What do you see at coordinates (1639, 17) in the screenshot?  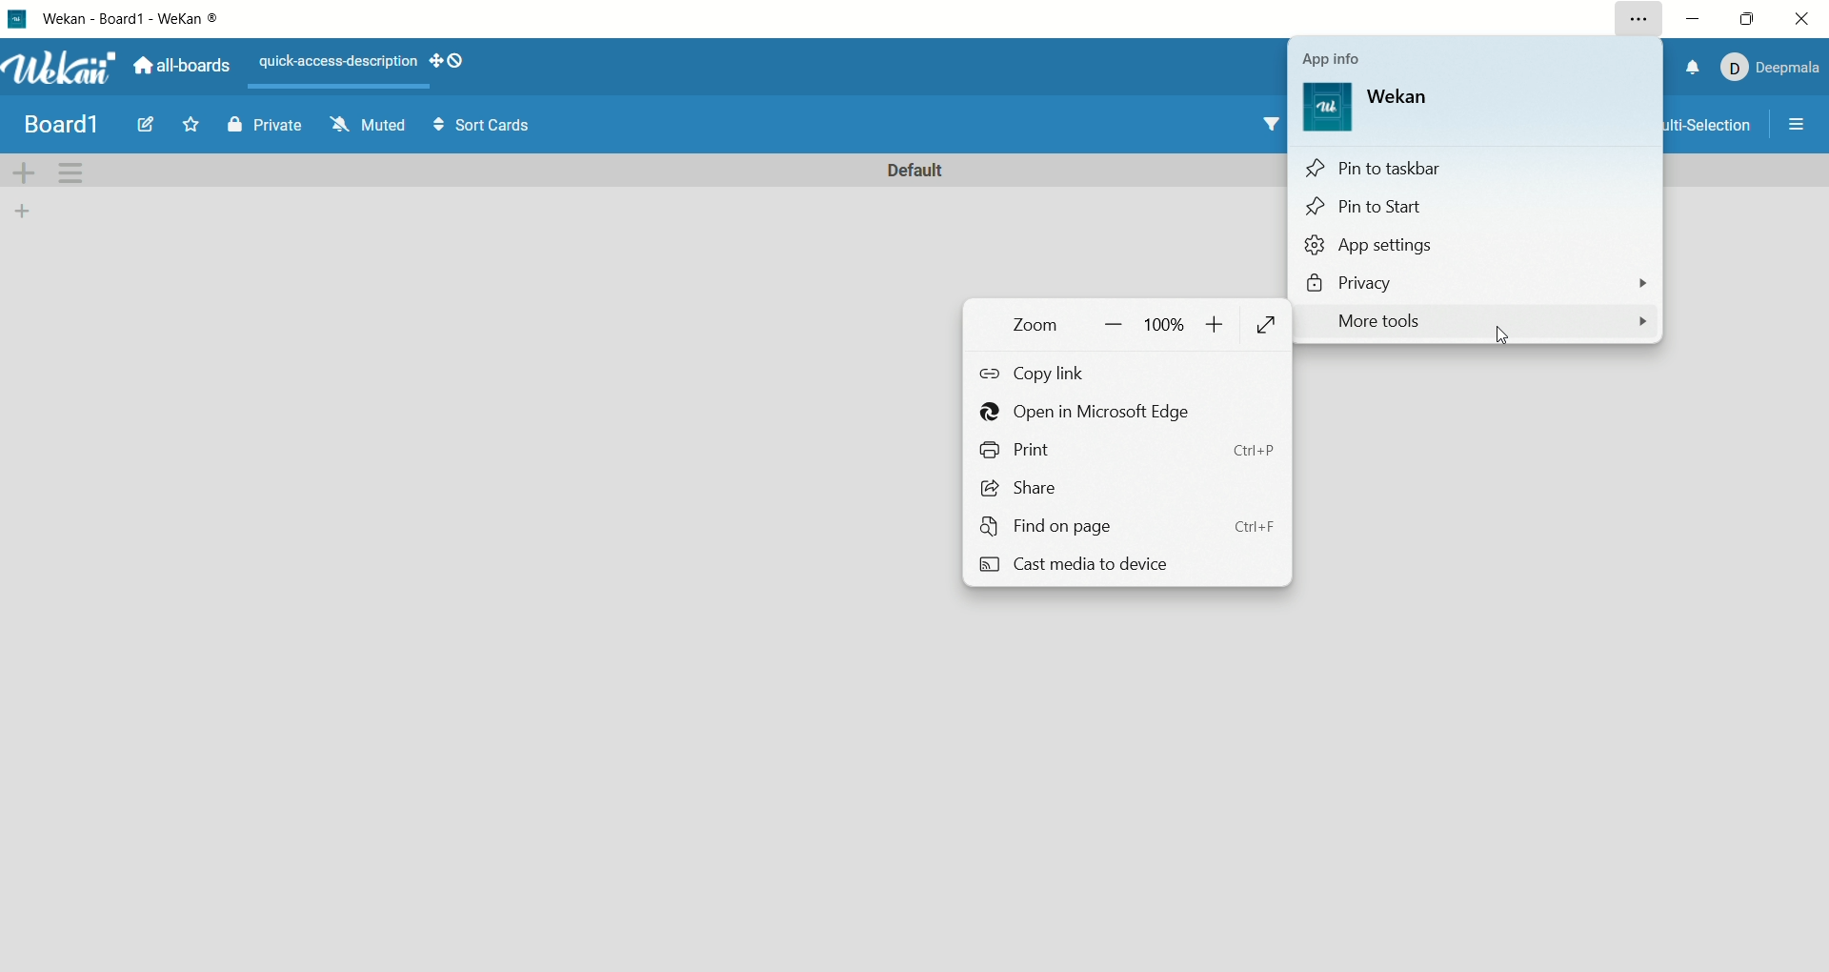 I see `settings and more` at bounding box center [1639, 17].